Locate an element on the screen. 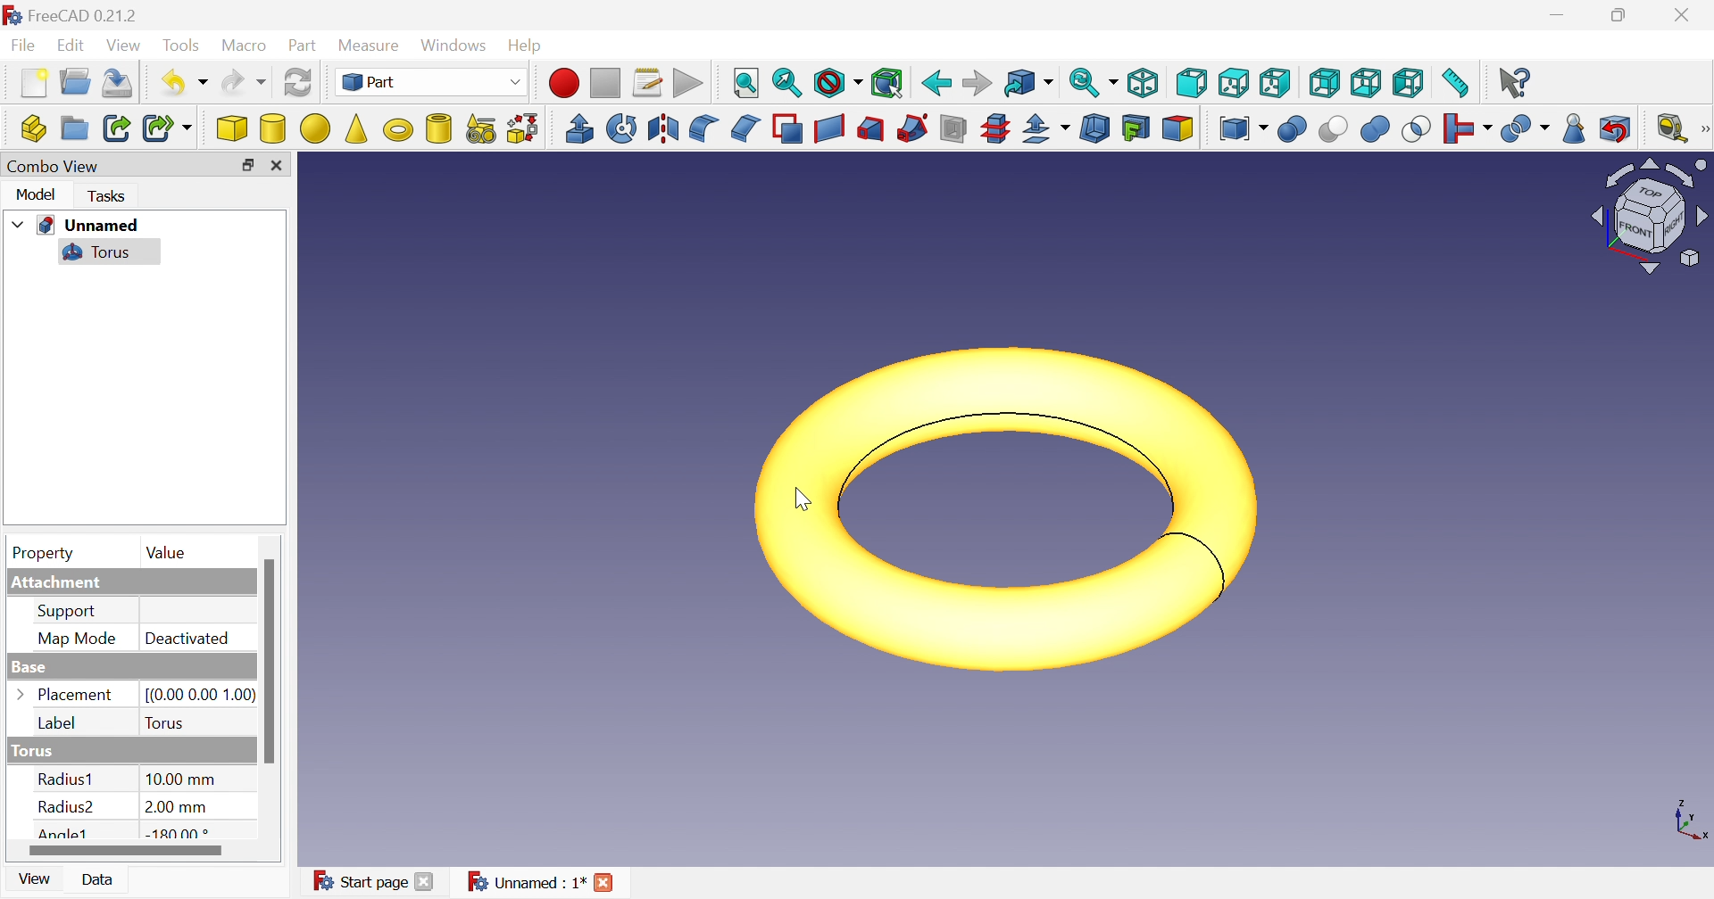 This screenshot has width=1714, height=899. Create tube is located at coordinates (437, 129).